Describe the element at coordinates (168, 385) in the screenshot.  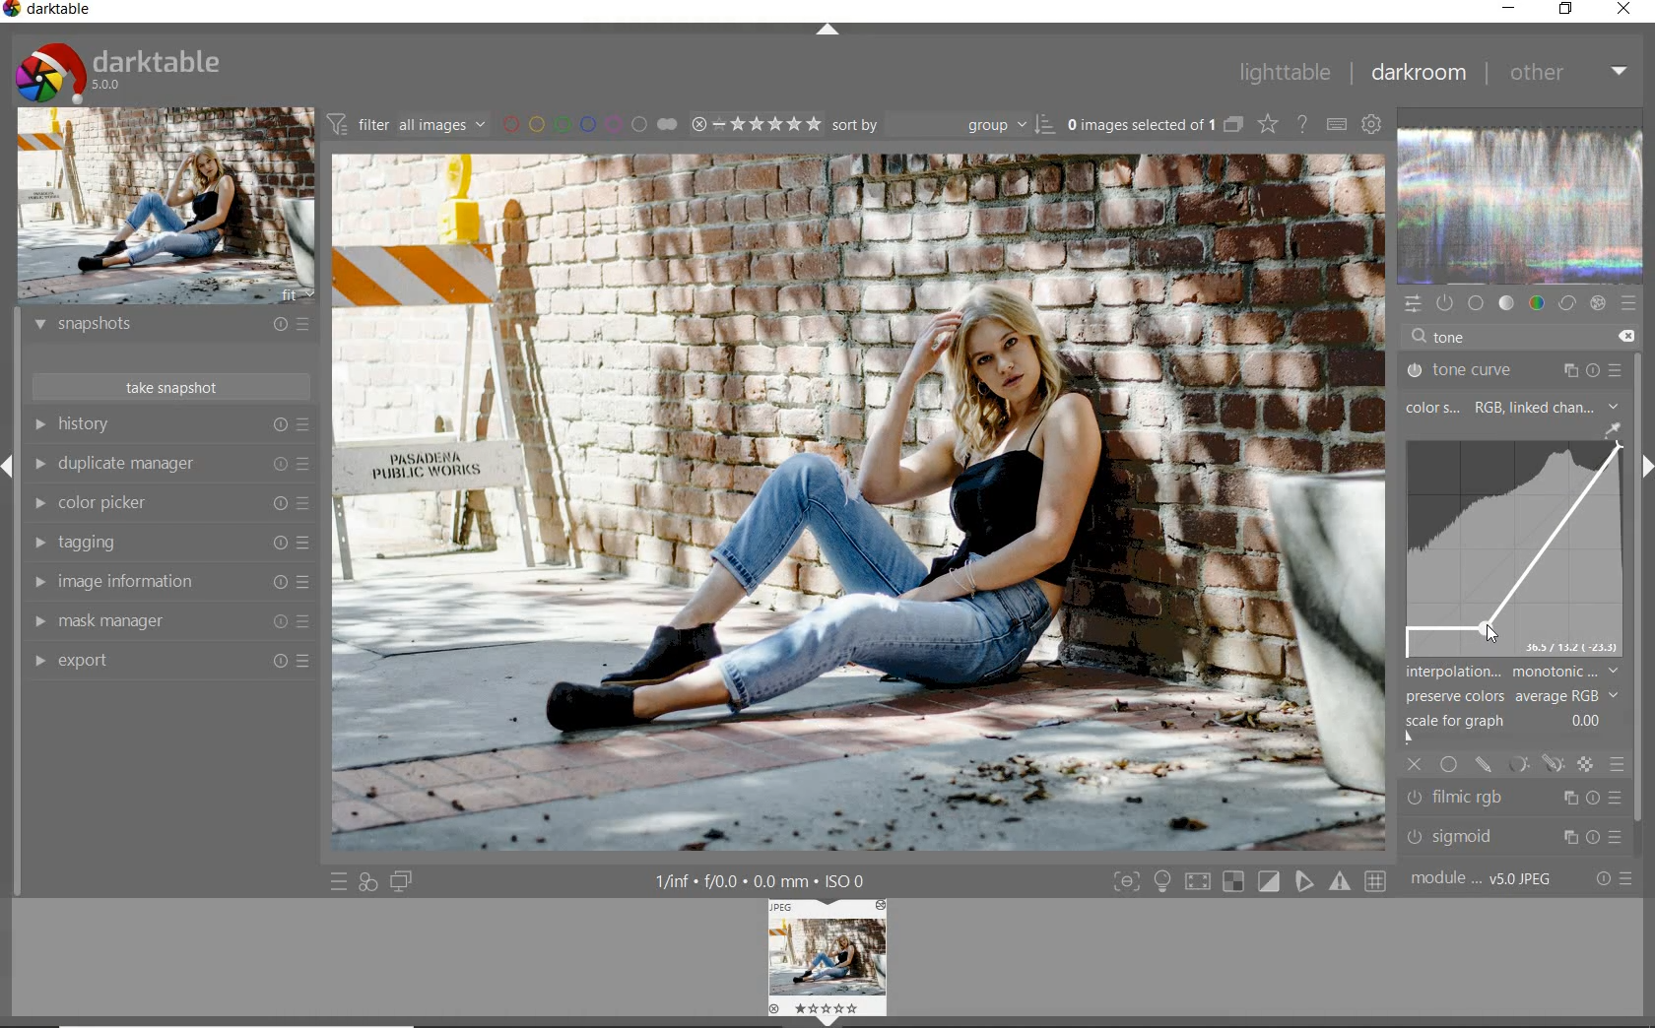
I see `take snapshot` at that location.